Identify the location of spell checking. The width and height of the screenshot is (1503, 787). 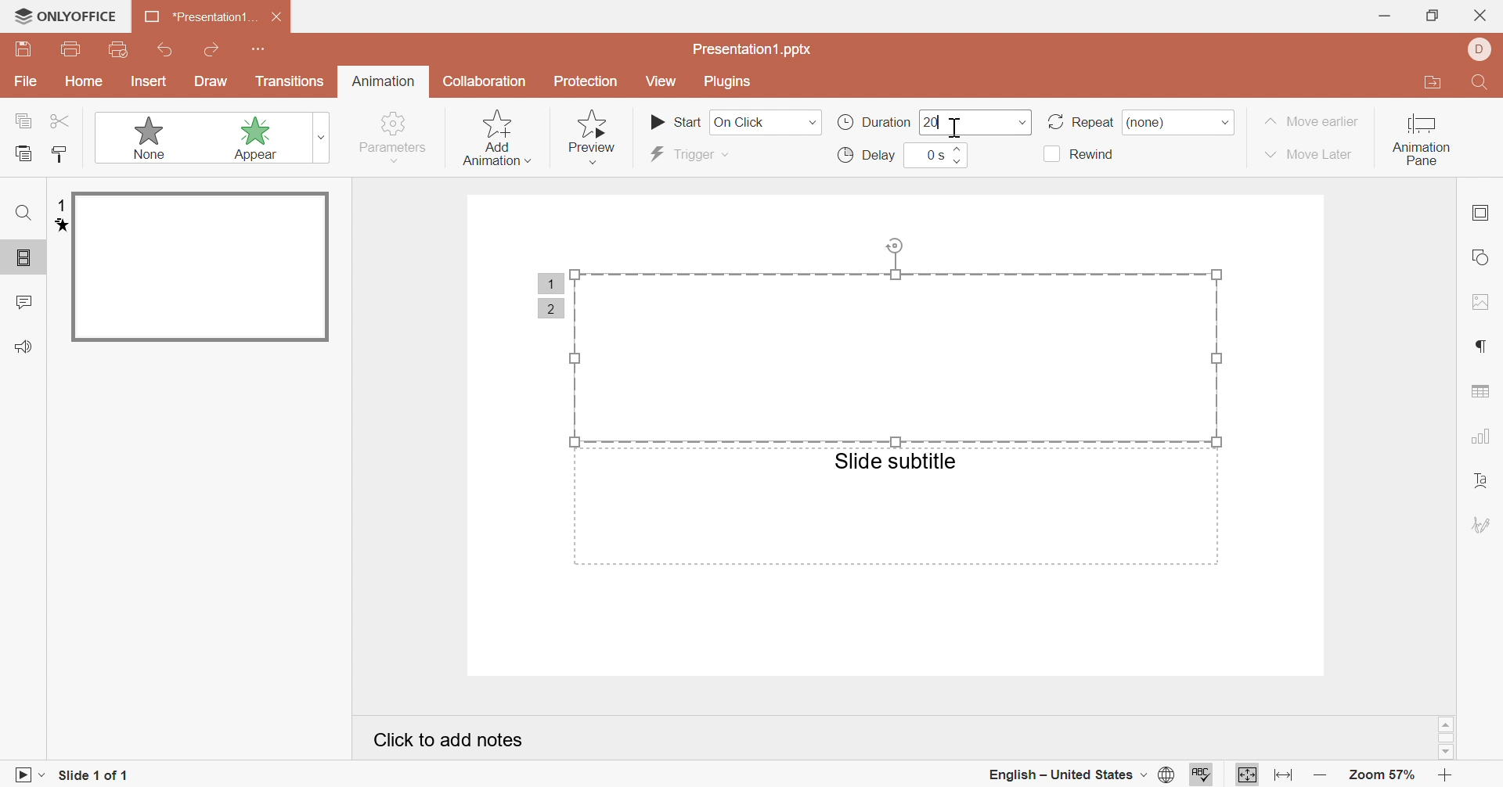
(1205, 778).